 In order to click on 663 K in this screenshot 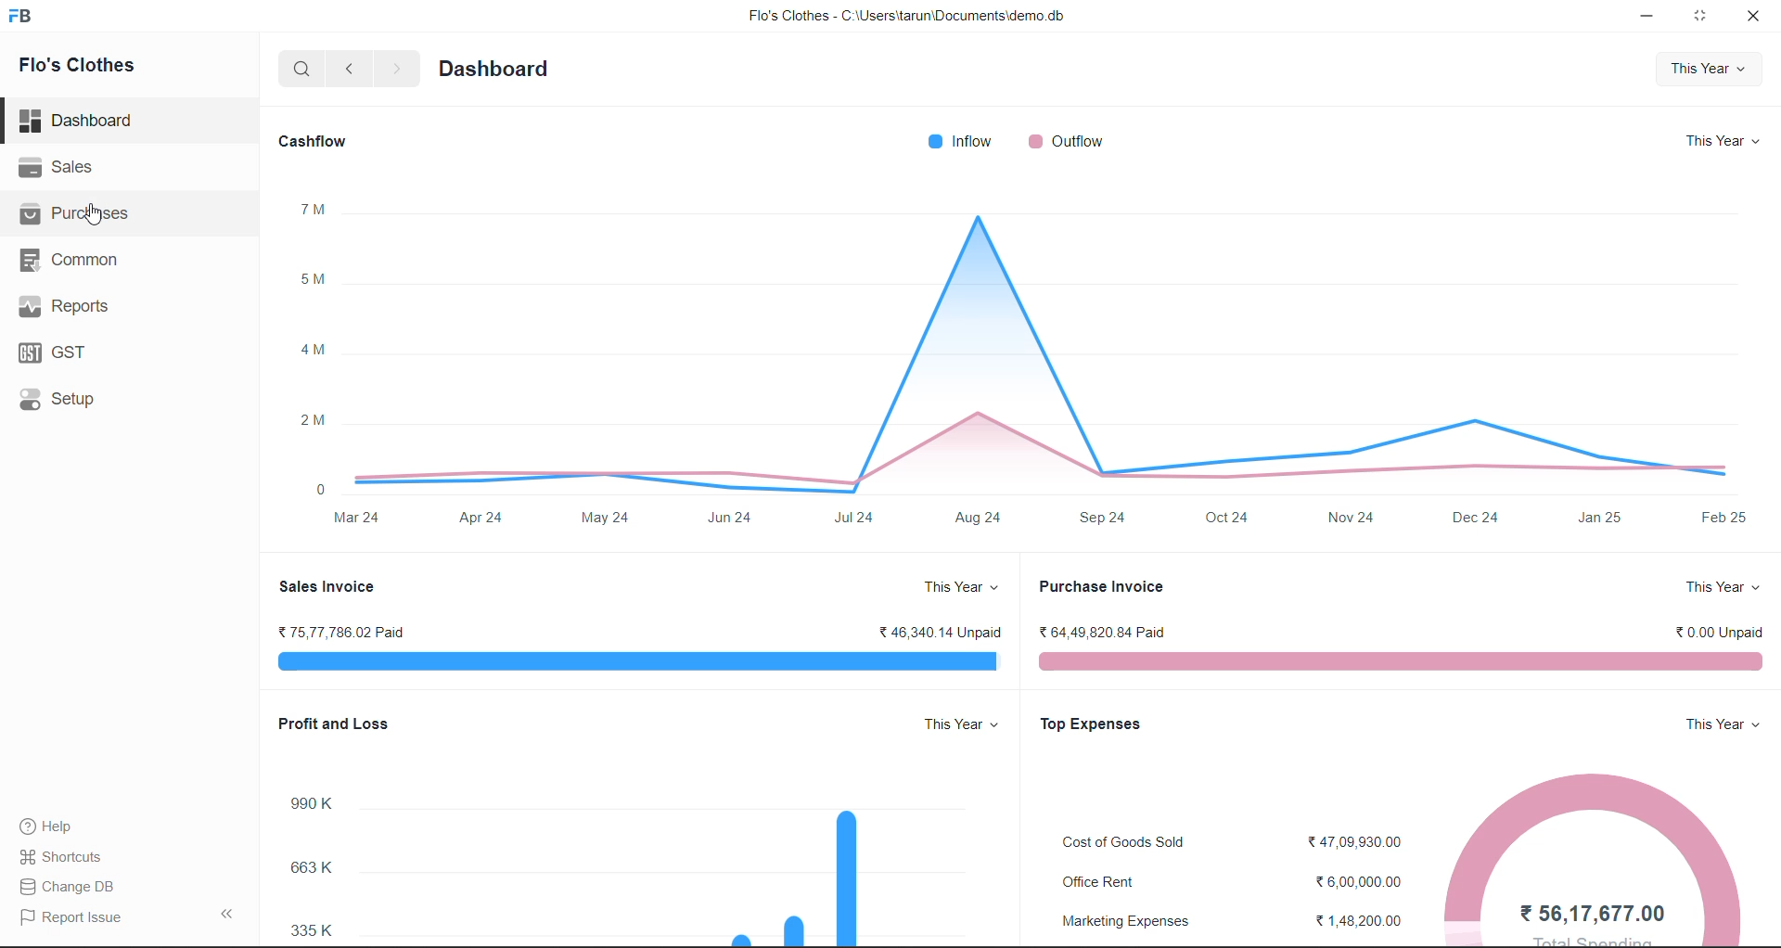, I will do `click(315, 871)`.